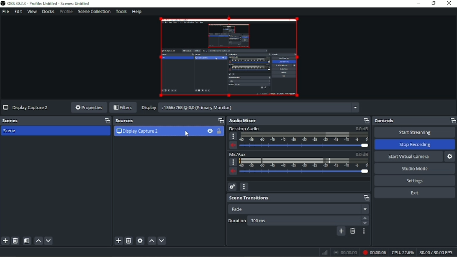 The image size is (457, 257). I want to click on Advanced audio properties, so click(232, 187).